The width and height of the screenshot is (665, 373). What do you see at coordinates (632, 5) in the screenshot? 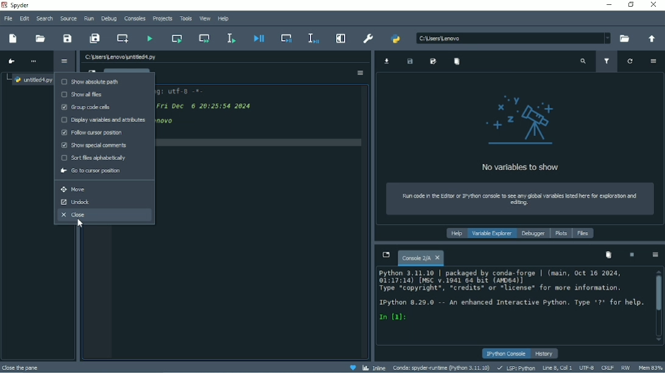
I see `Restore down` at bounding box center [632, 5].